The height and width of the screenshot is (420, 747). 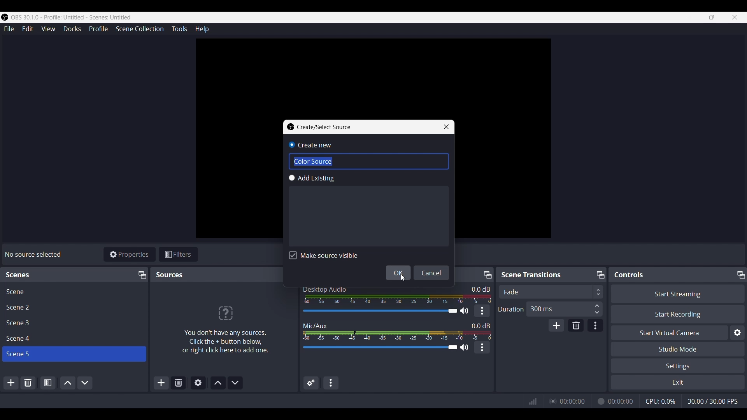 What do you see at coordinates (532, 275) in the screenshot?
I see `Text` at bounding box center [532, 275].